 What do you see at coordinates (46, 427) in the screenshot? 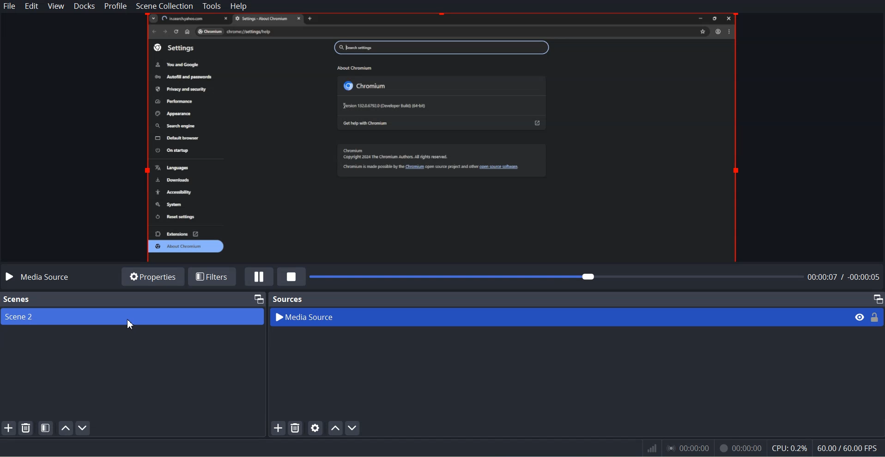
I see `Open Scene Filter` at bounding box center [46, 427].